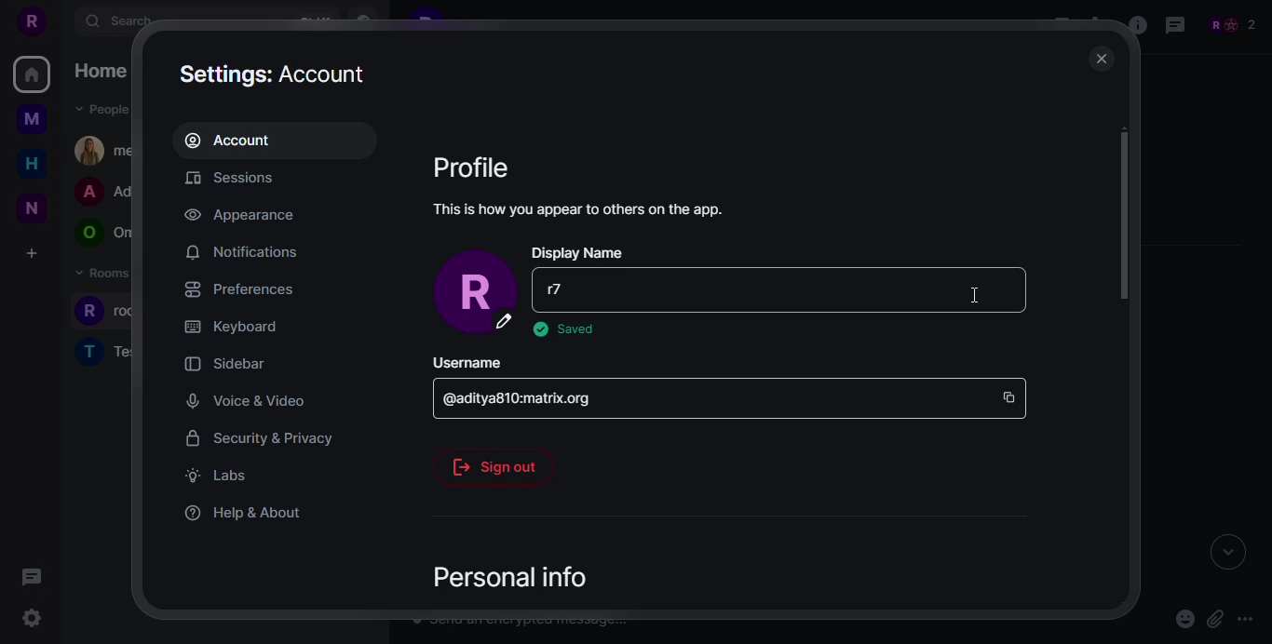 The height and width of the screenshot is (644, 1272). I want to click on voice, so click(245, 399).